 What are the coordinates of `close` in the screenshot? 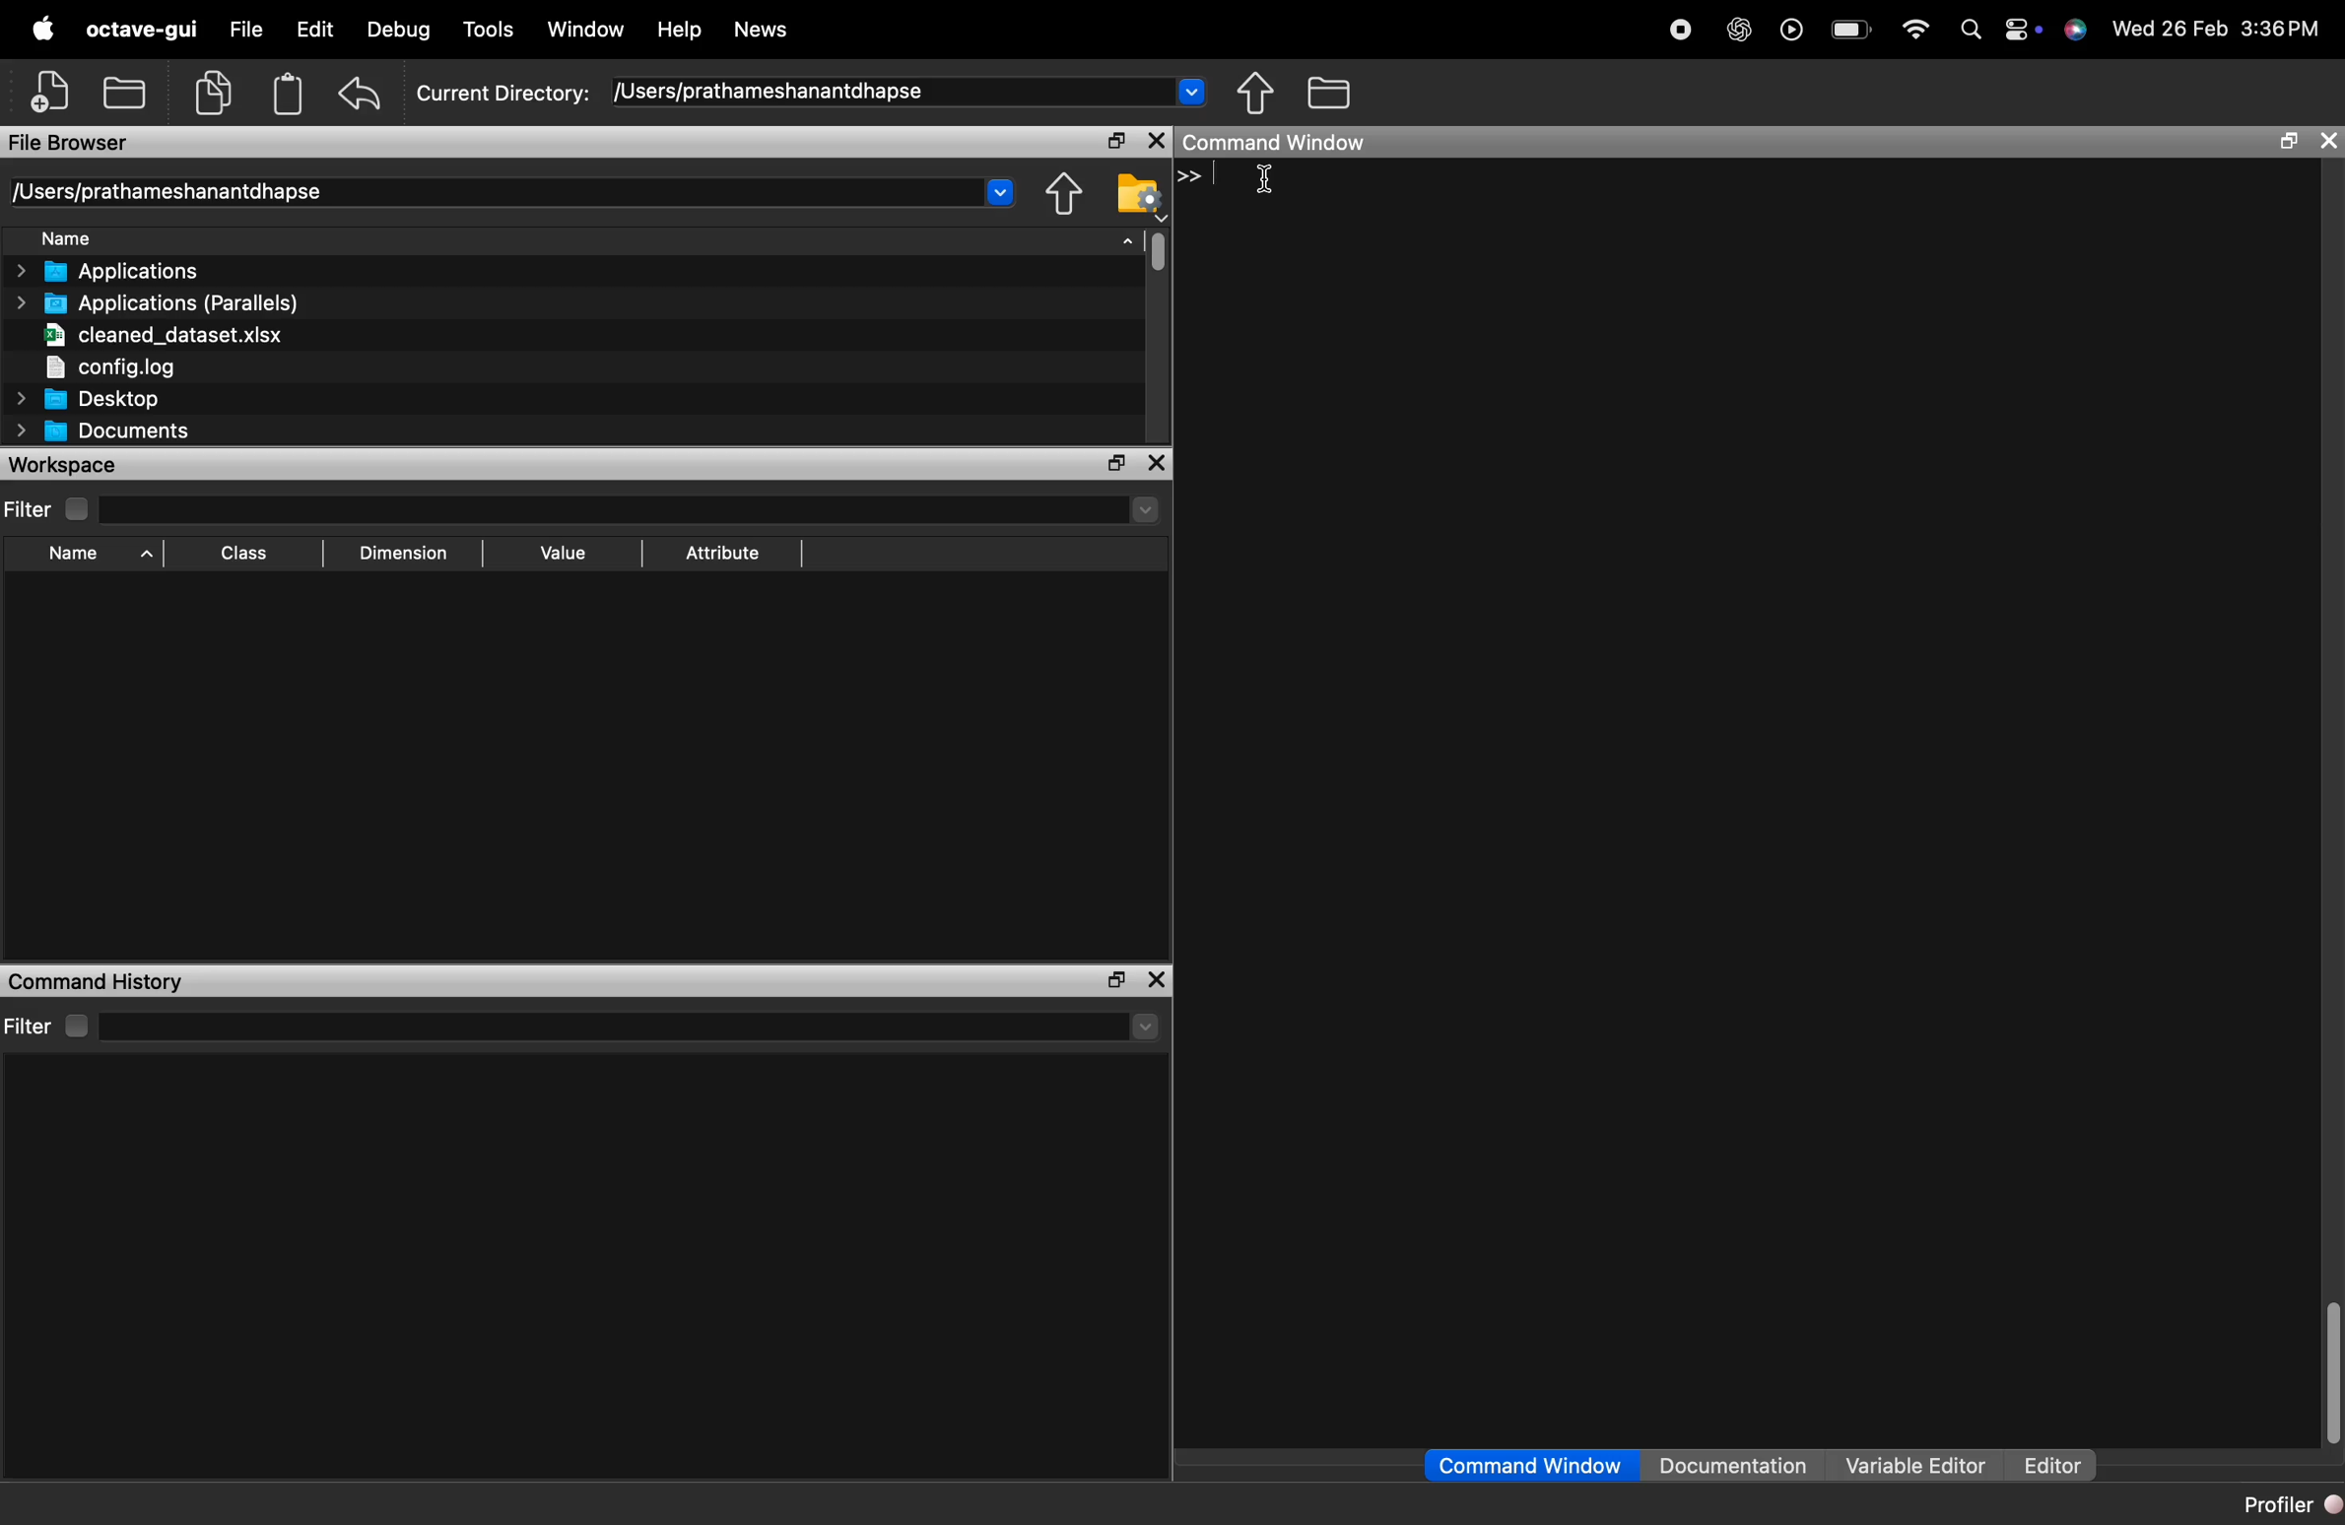 It's located at (2325, 142).